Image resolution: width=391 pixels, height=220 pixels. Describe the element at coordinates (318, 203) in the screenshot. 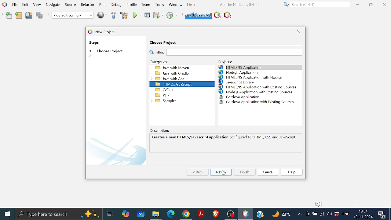

I see `notifications` at that location.